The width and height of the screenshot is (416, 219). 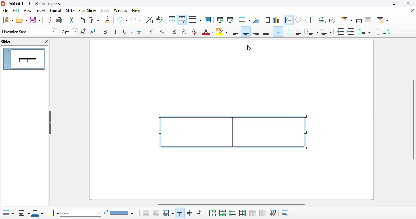 I want to click on insert row above, so click(x=213, y=213).